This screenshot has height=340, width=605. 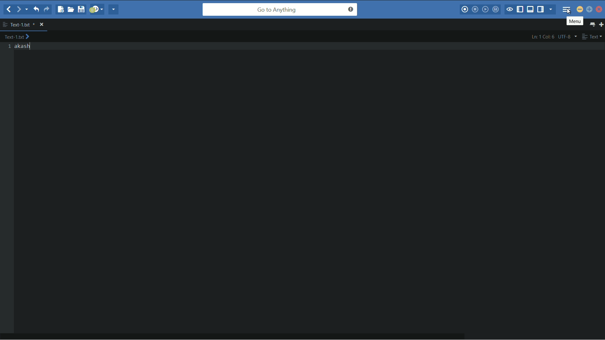 What do you see at coordinates (531, 9) in the screenshot?
I see `show/hide bottom panel` at bounding box center [531, 9].